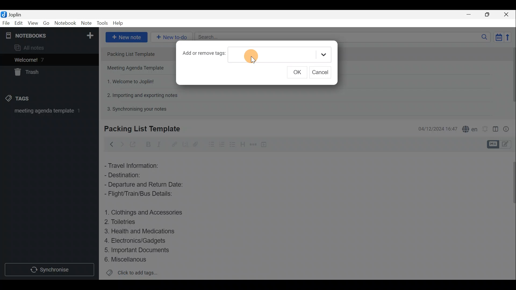 Image resolution: width=516 pixels, height=290 pixels. What do you see at coordinates (511, 215) in the screenshot?
I see `Scroll bar` at bounding box center [511, 215].